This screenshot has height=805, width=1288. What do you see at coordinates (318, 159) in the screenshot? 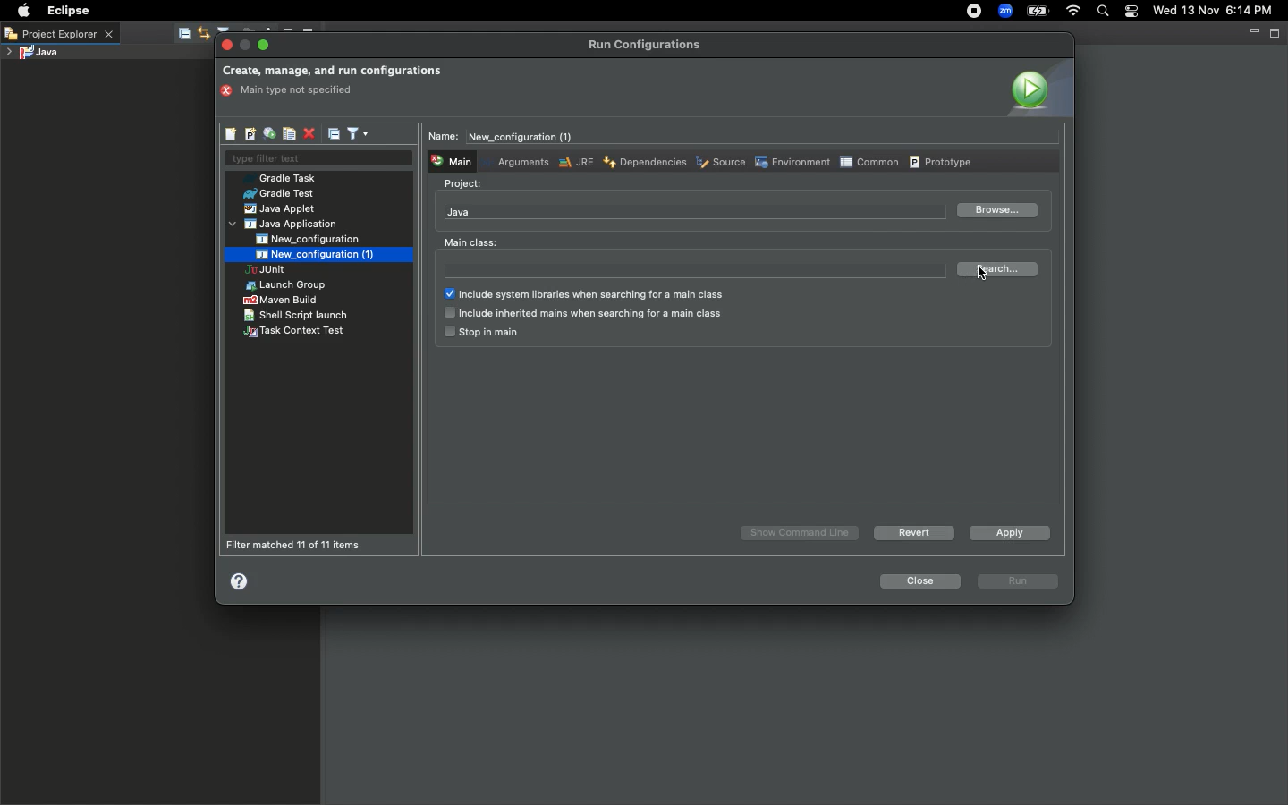
I see `Type filter text` at bounding box center [318, 159].